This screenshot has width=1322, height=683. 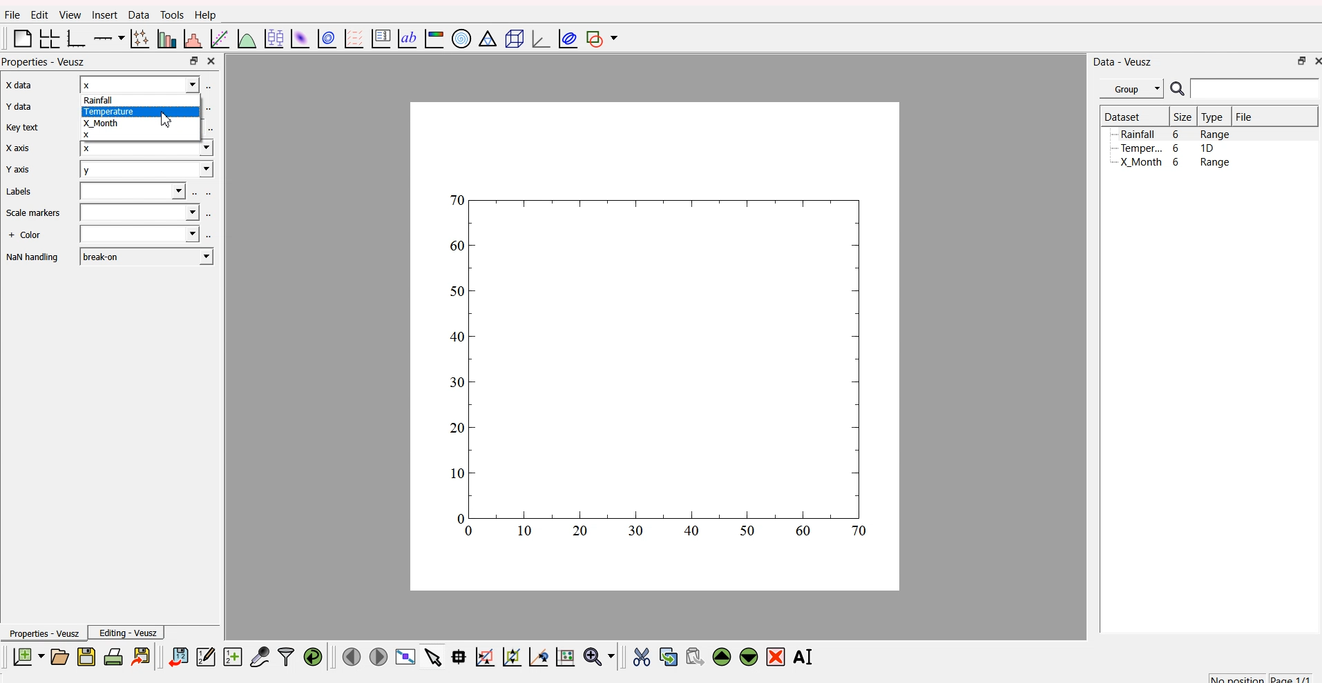 I want to click on plot covariance ellipses, so click(x=565, y=39).